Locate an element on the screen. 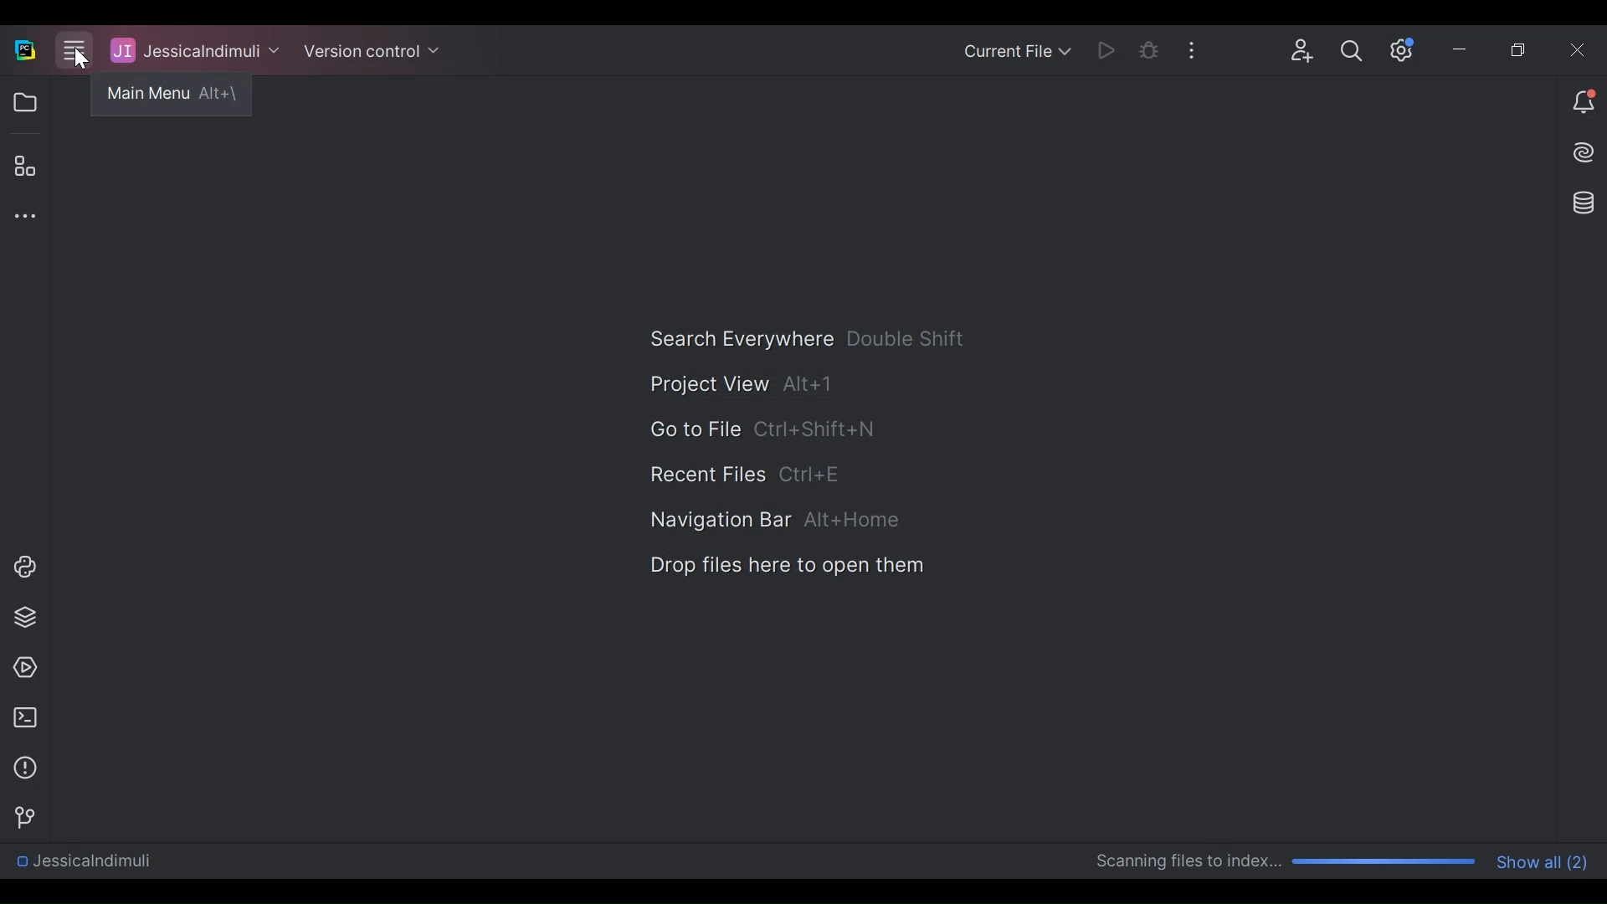 This screenshot has height=904, width=1607. Go to File is located at coordinates (760, 430).